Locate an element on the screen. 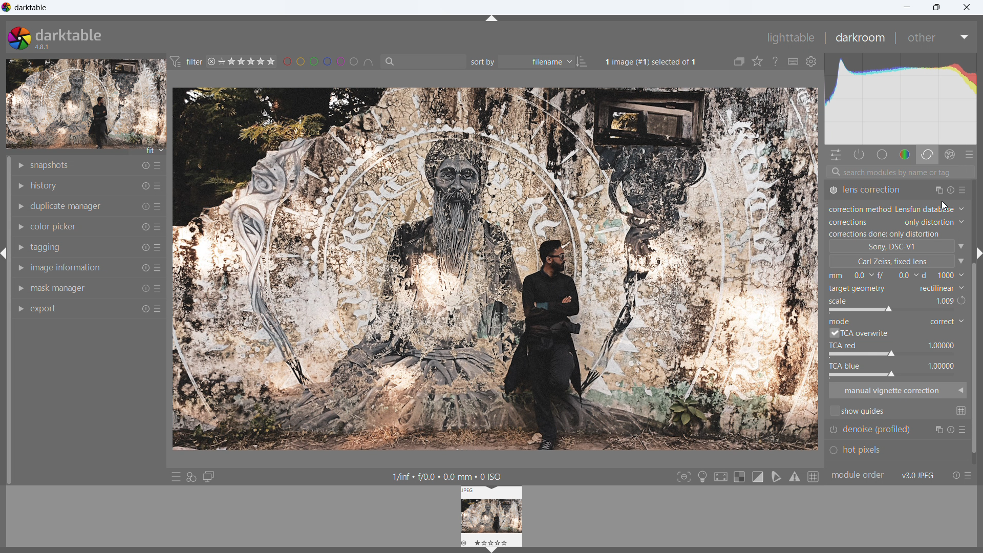  more options is located at coordinates (159, 207).